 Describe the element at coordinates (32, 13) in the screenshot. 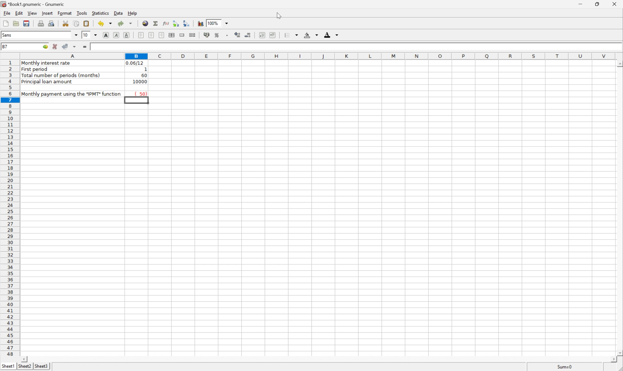

I see `View` at that location.